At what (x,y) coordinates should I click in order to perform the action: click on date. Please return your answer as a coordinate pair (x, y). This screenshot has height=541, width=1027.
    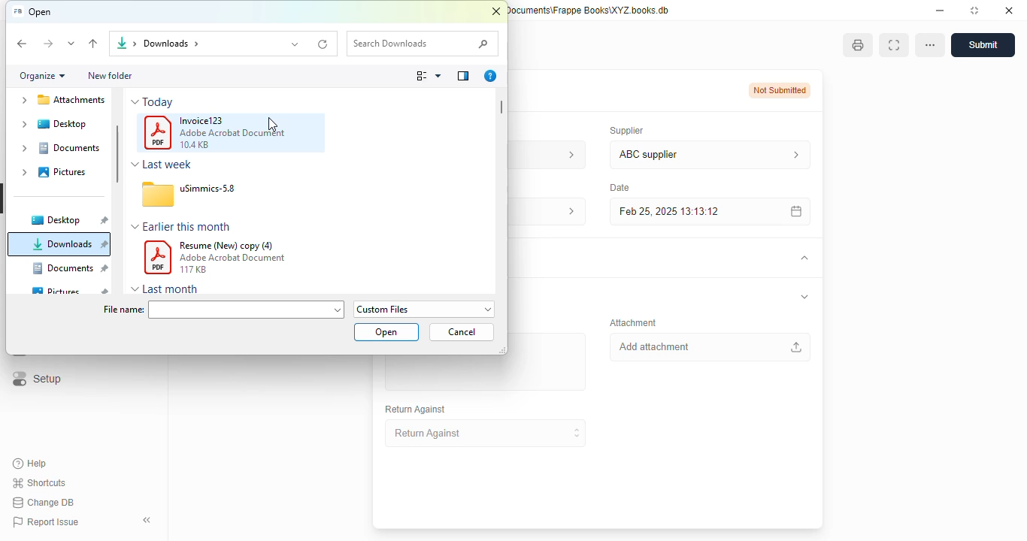
    Looking at the image, I should click on (618, 187).